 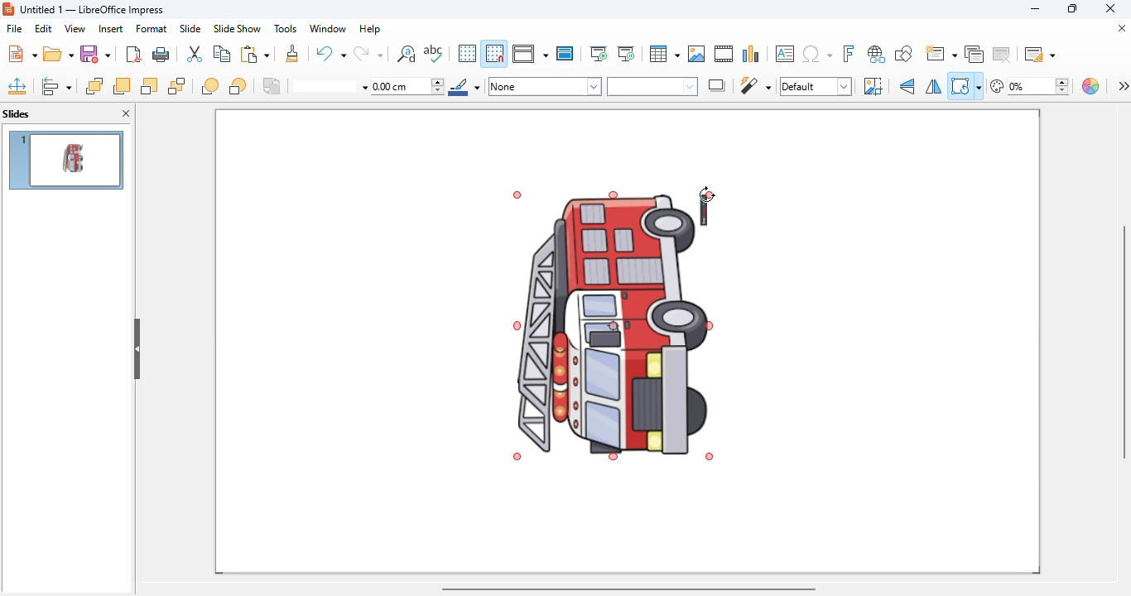 What do you see at coordinates (908, 86) in the screenshot?
I see `vertically` at bounding box center [908, 86].